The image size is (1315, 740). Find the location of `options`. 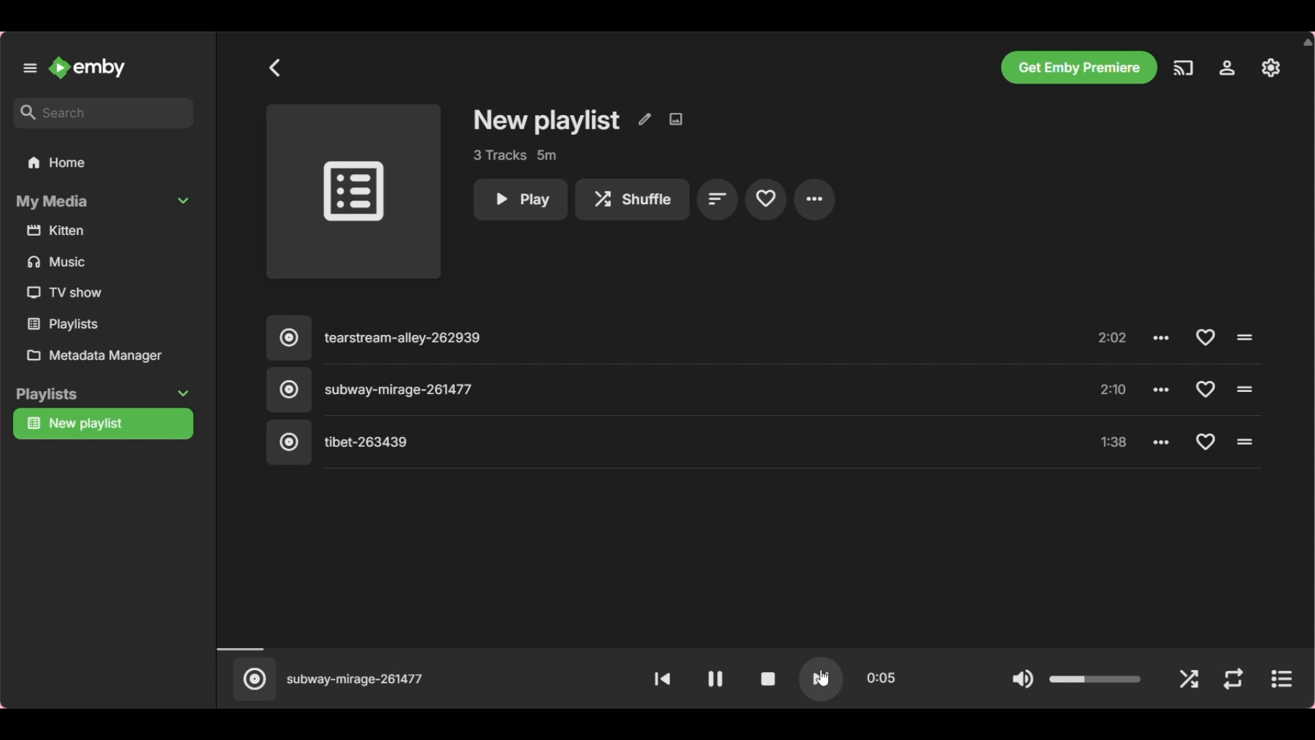

options is located at coordinates (1164, 334).